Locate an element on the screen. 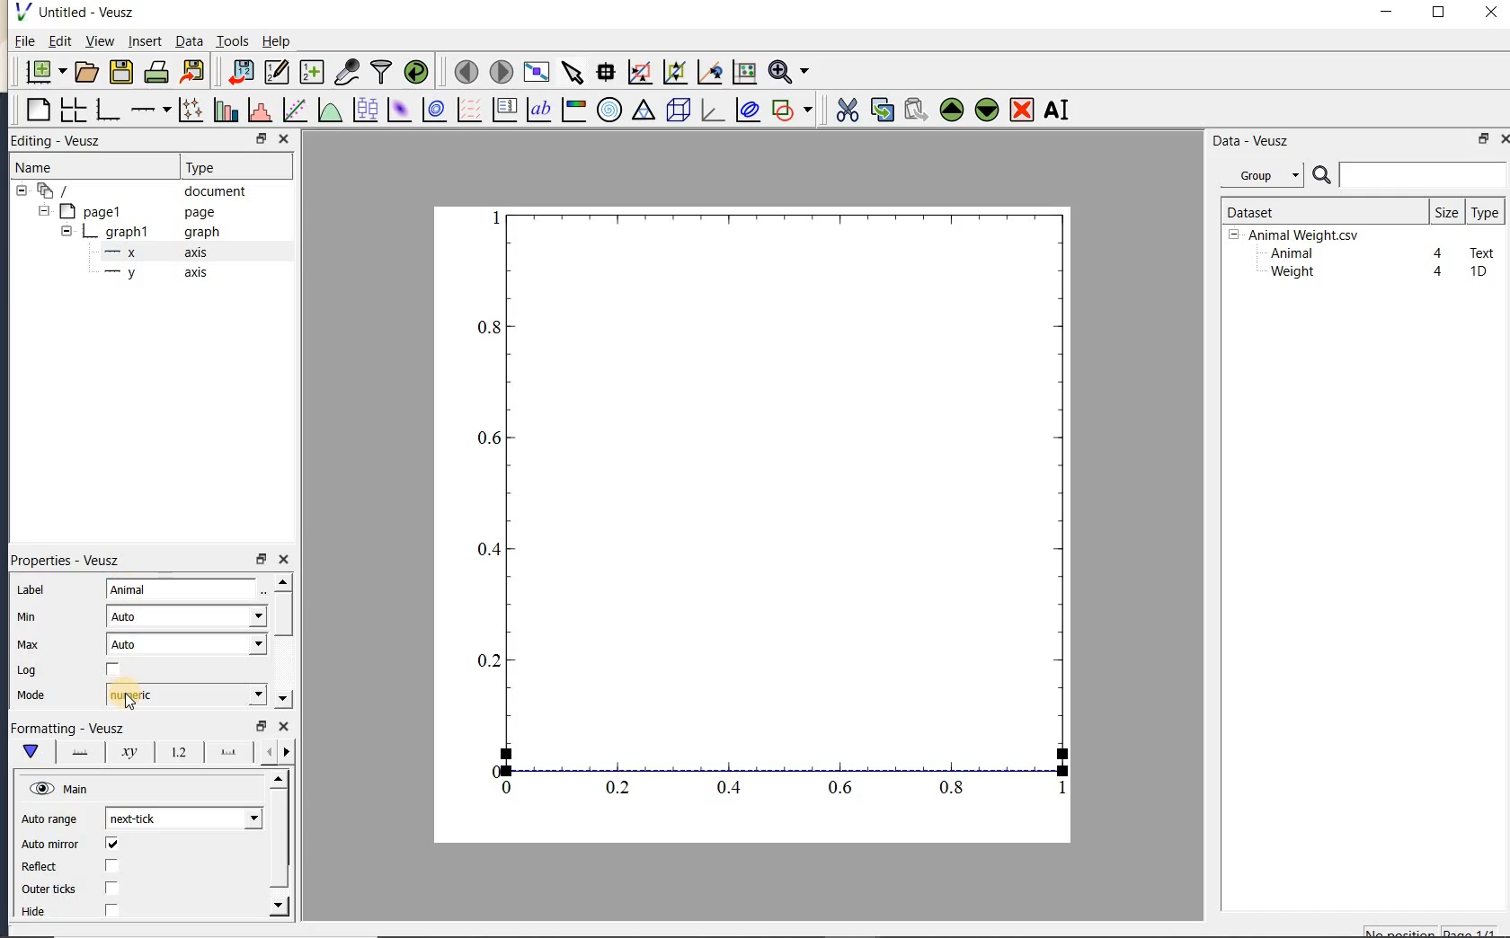 The width and height of the screenshot is (1510, 938). Tools is located at coordinates (234, 40).